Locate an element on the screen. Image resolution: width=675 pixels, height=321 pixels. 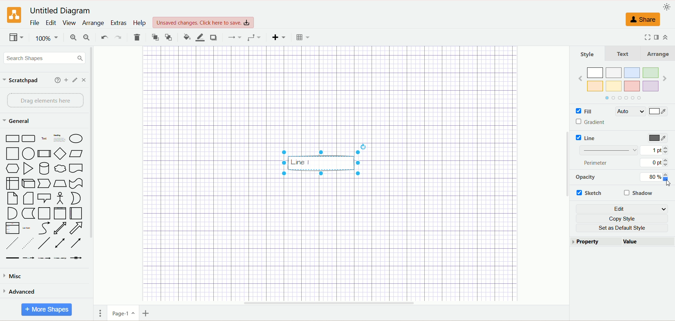
 is located at coordinates (321, 160).